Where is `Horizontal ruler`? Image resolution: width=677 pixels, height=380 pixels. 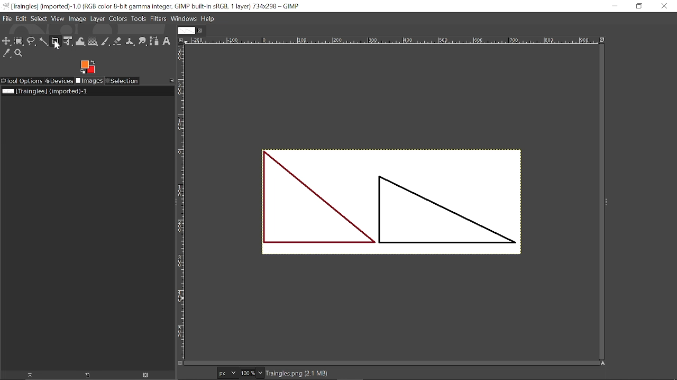 Horizontal ruler is located at coordinates (391, 41).